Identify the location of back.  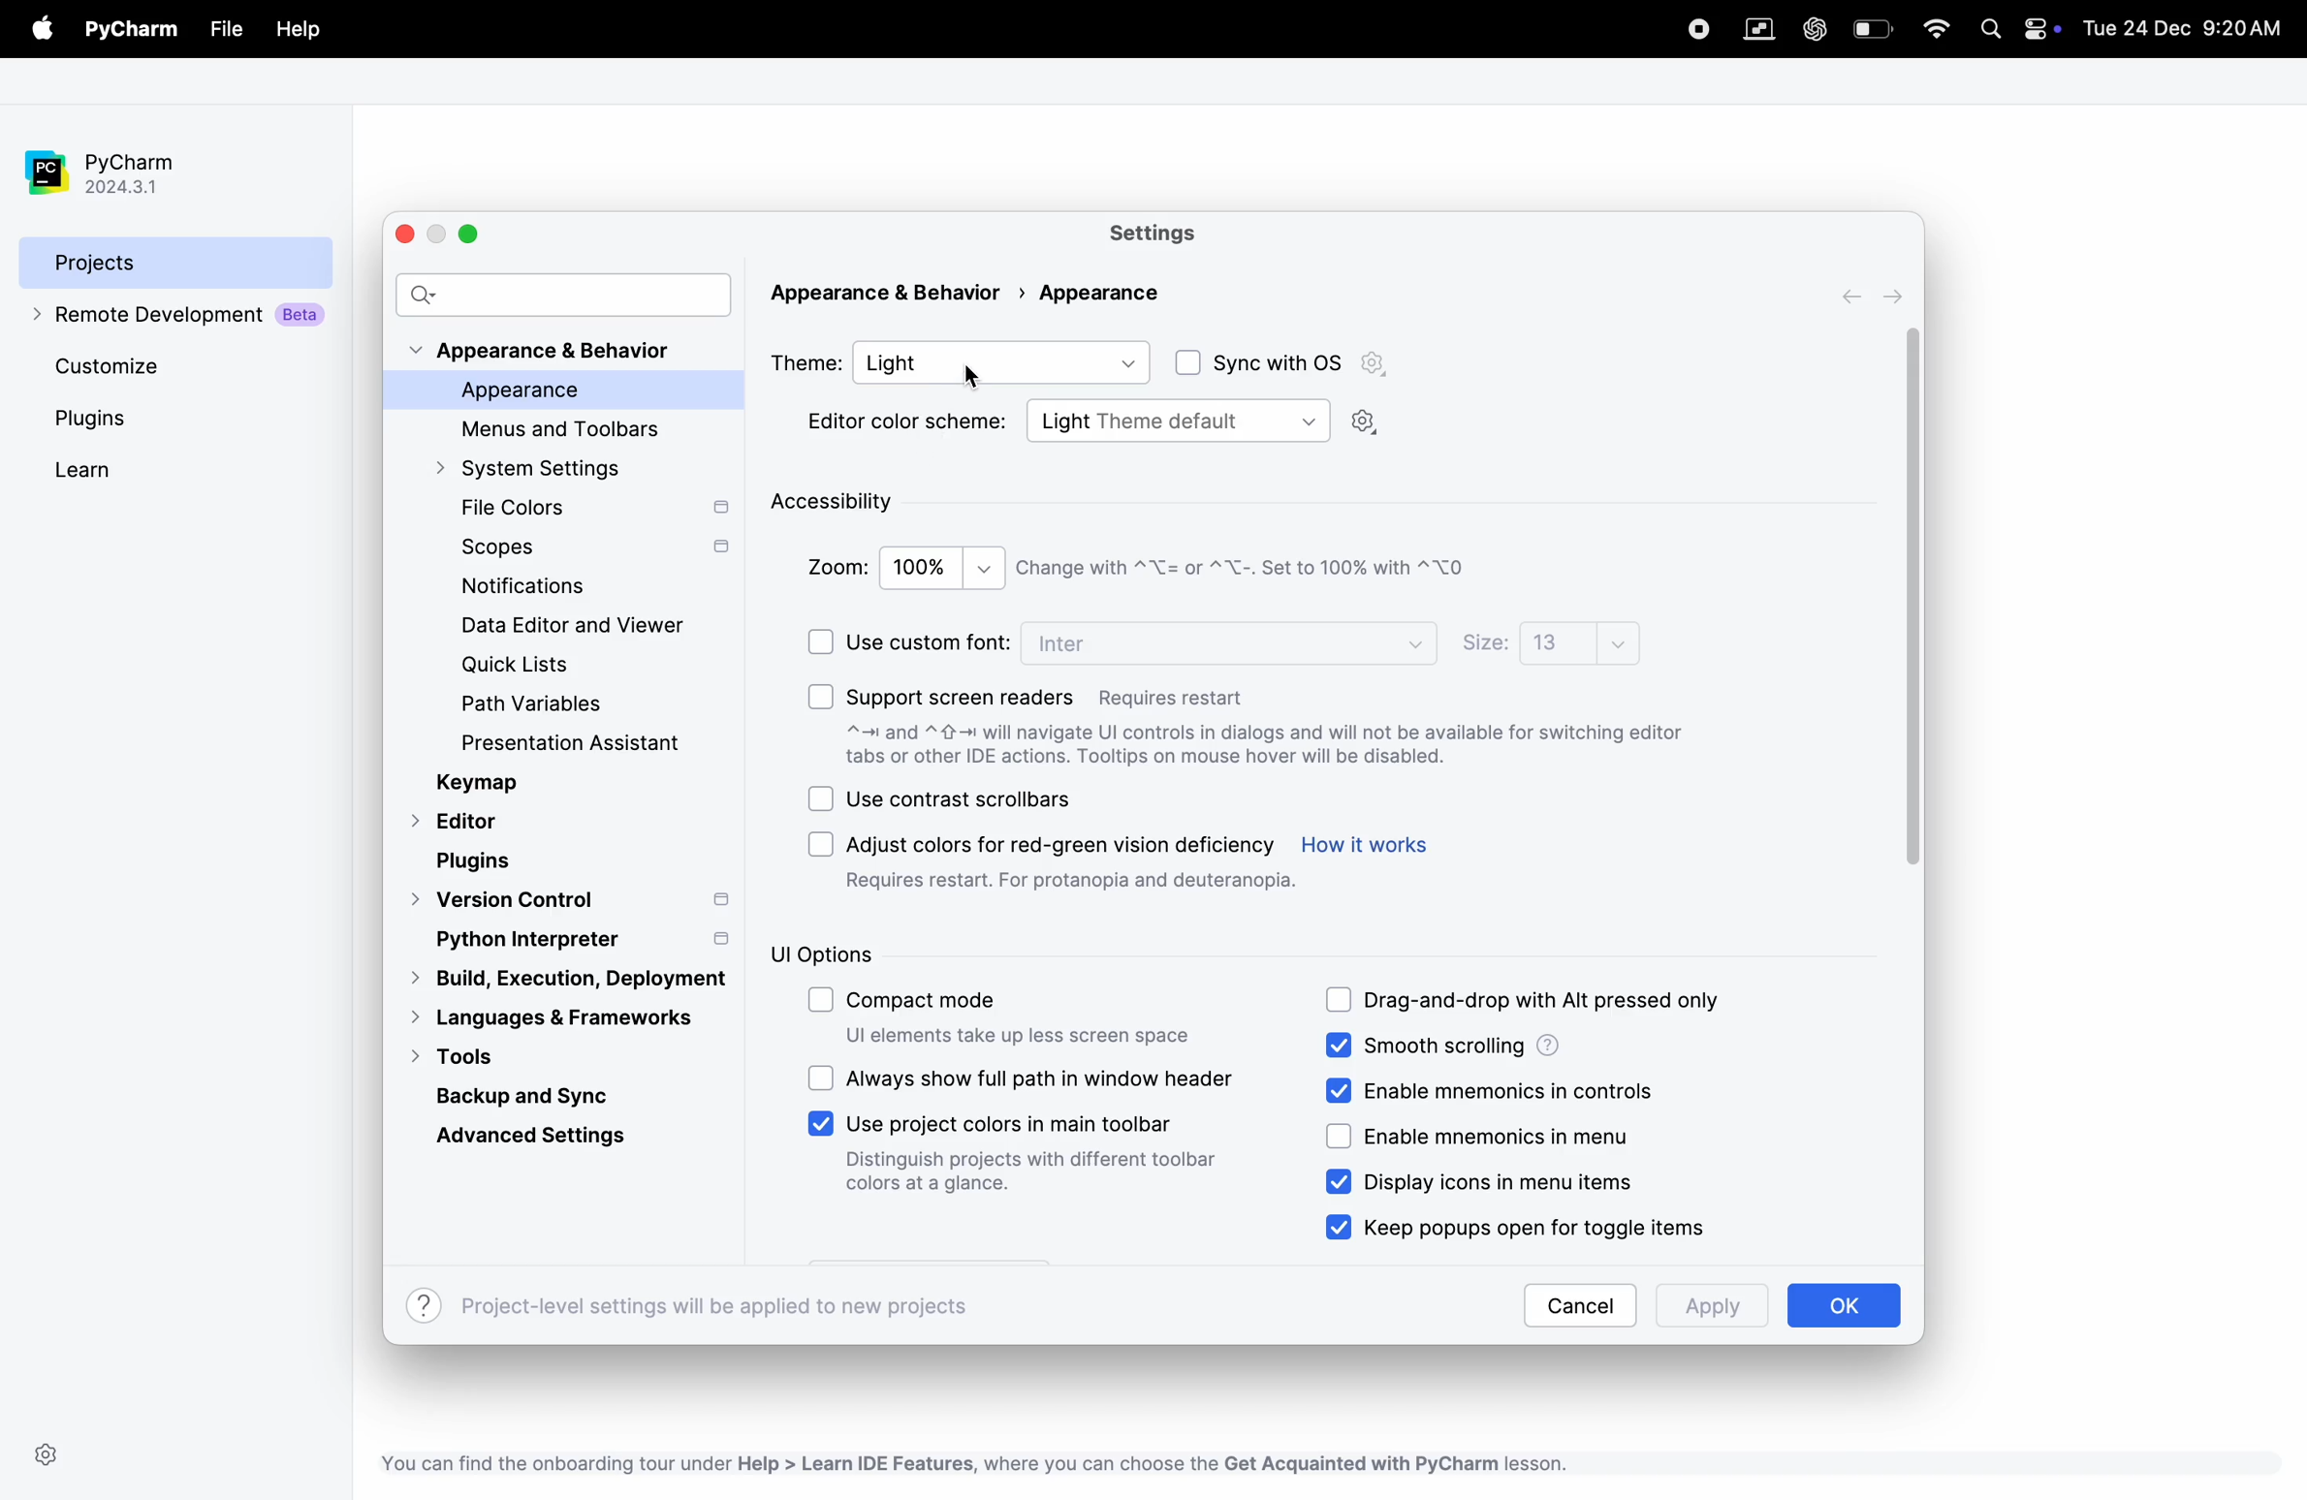
(1856, 297).